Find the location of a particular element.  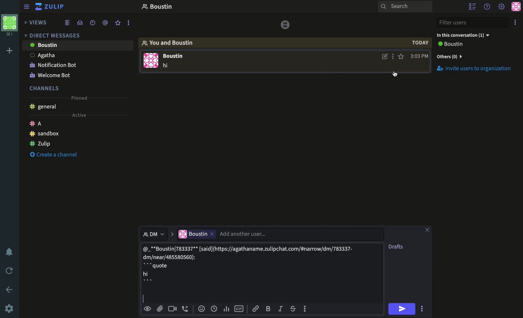

Thread dropdown is located at coordinates (152, 233).